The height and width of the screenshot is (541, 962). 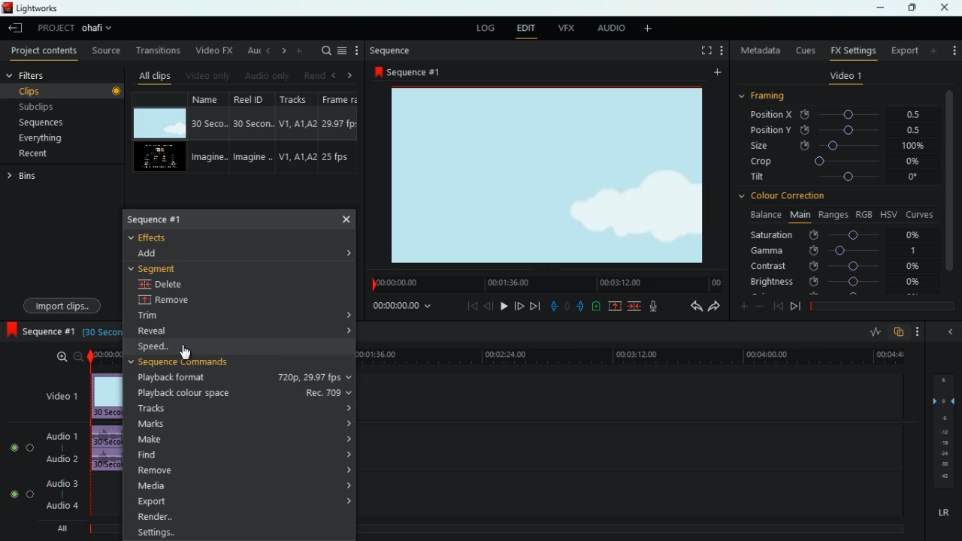 What do you see at coordinates (266, 50) in the screenshot?
I see `left` at bounding box center [266, 50].